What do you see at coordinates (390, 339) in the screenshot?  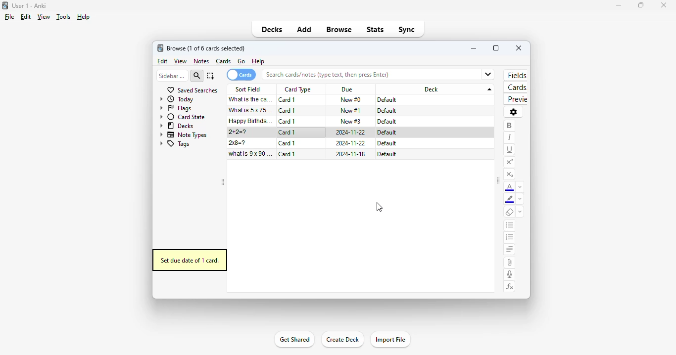 I see `import file` at bounding box center [390, 339].